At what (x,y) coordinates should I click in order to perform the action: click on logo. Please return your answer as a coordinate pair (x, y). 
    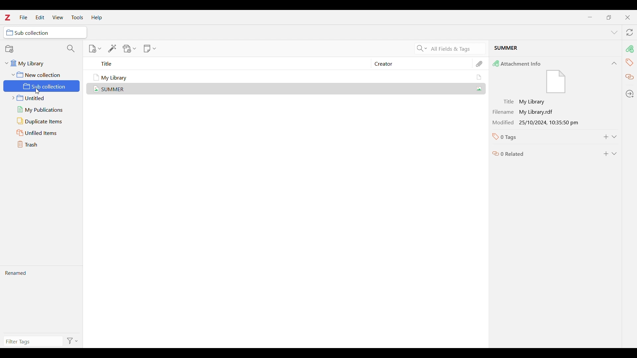
    Looking at the image, I should click on (8, 17).